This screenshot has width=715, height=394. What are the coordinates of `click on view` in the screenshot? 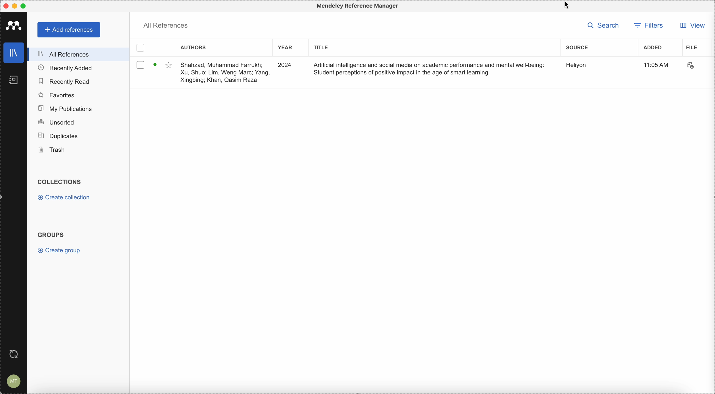 It's located at (692, 25).